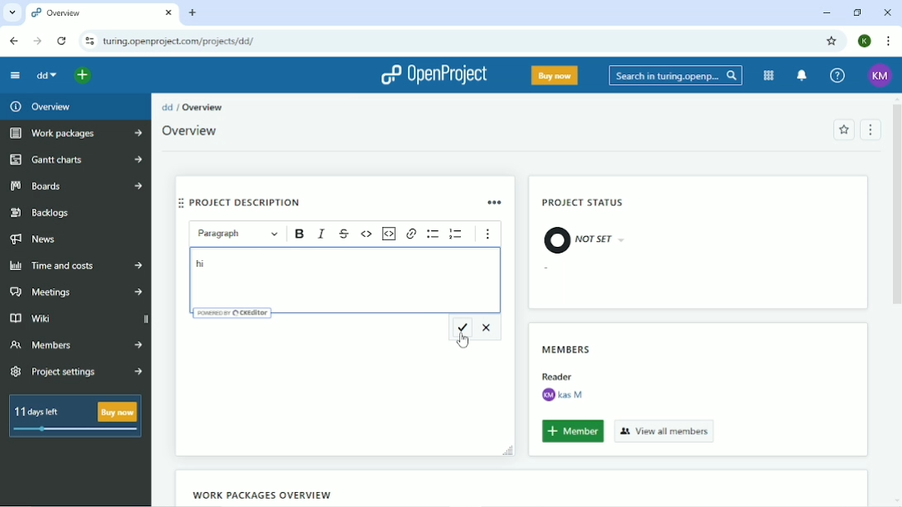 The image size is (902, 507). I want to click on Italic, so click(322, 234).